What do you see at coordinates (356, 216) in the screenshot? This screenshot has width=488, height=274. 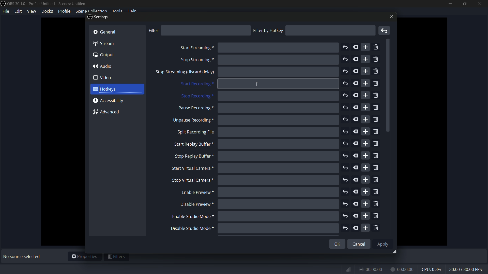 I see `delete` at bounding box center [356, 216].